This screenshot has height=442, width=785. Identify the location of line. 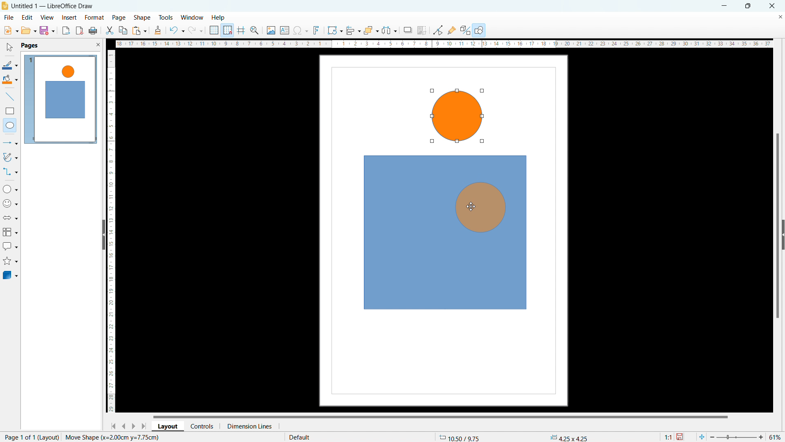
(10, 97).